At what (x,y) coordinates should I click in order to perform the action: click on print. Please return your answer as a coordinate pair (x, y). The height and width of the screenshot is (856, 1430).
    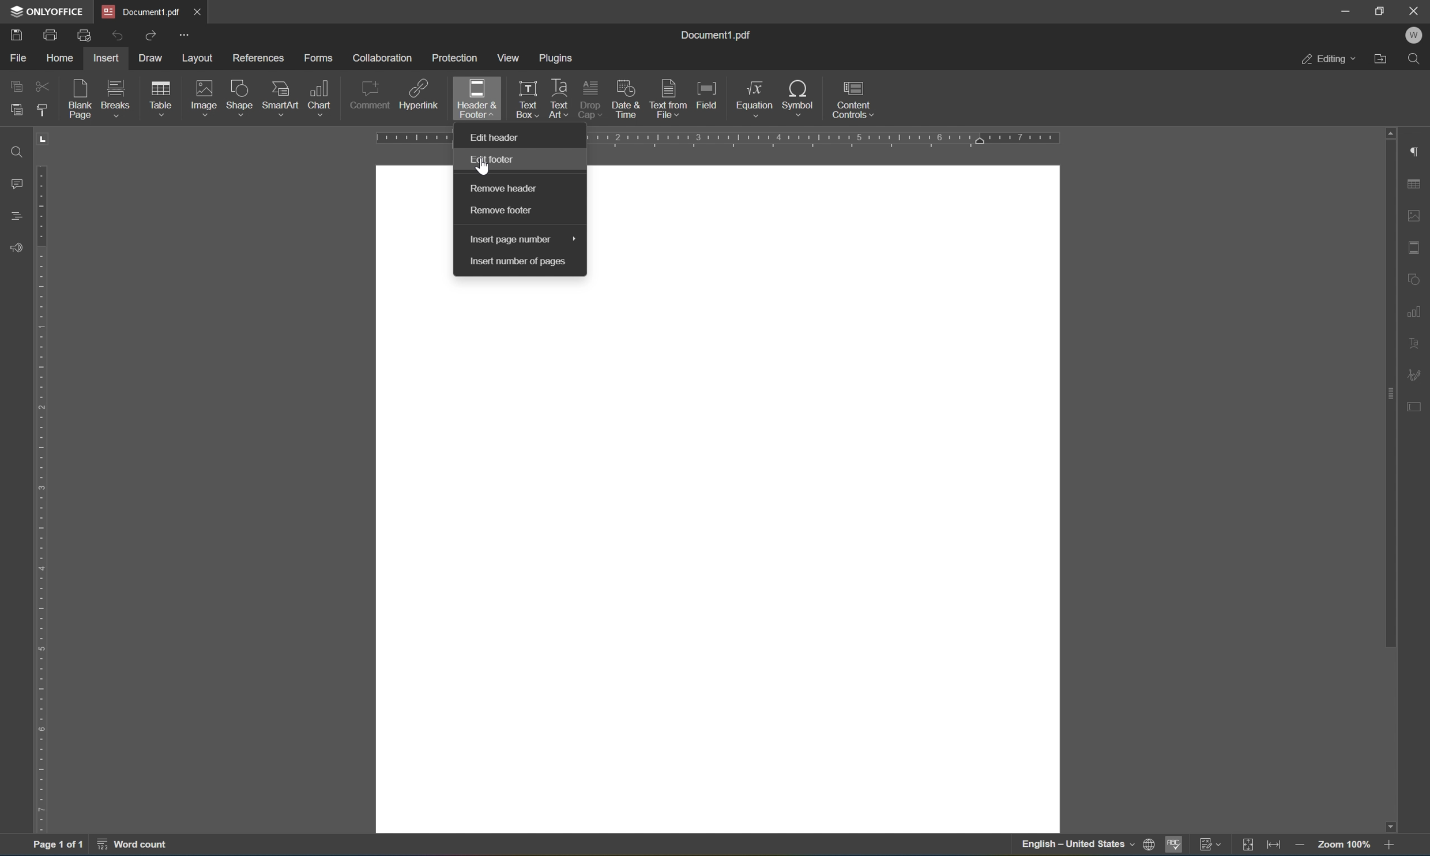
    Looking at the image, I should click on (47, 35).